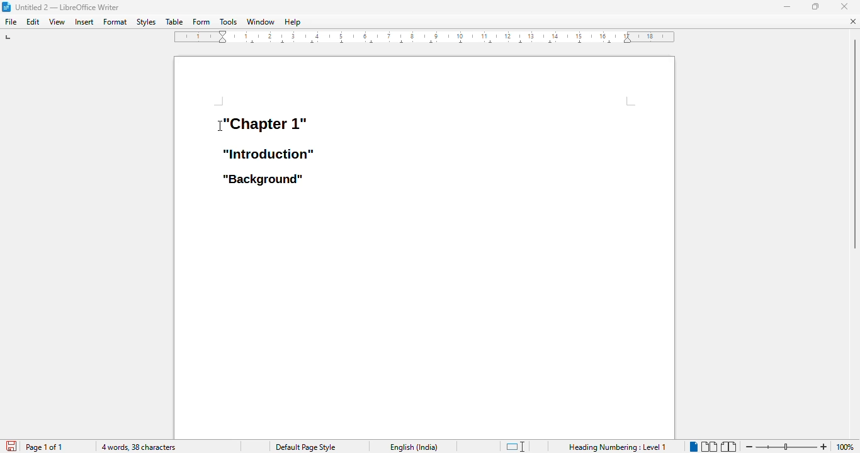 The width and height of the screenshot is (860, 453). I want to click on heading numbering: level 1, so click(618, 447).